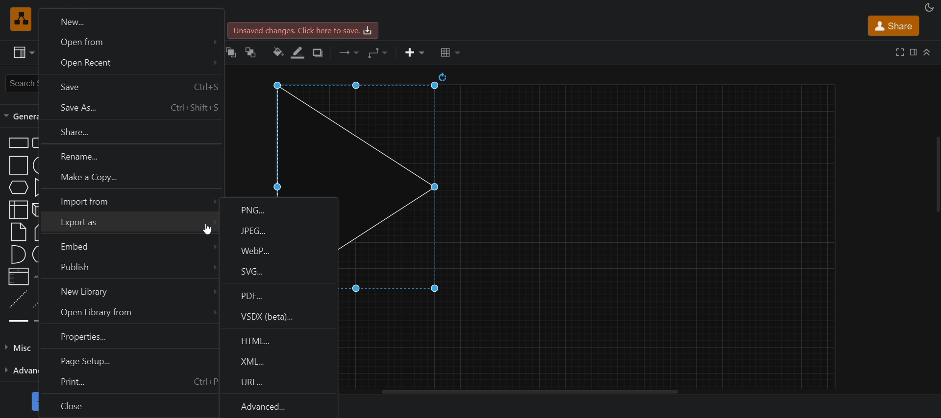  What do you see at coordinates (18, 143) in the screenshot?
I see `rectangle` at bounding box center [18, 143].